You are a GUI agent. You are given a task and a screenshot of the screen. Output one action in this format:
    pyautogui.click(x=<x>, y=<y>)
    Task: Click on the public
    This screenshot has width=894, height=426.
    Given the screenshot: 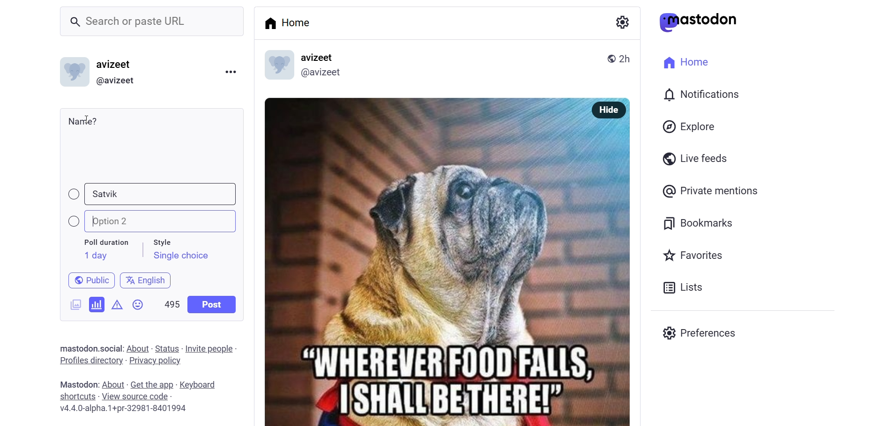 What is the action you would take?
    pyautogui.click(x=608, y=58)
    